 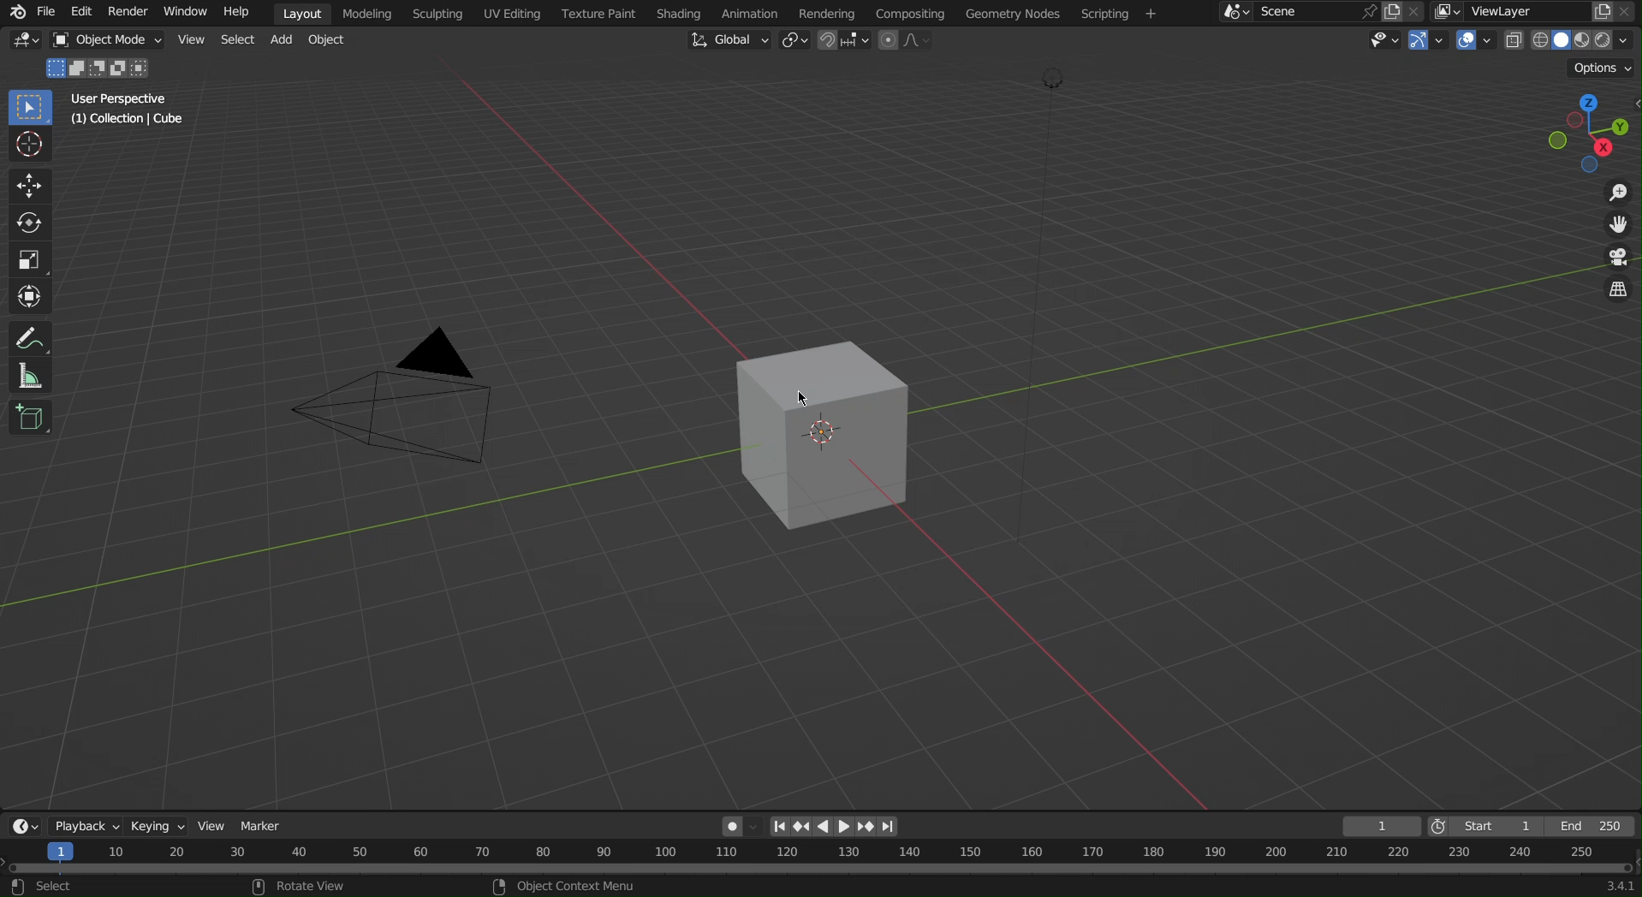 I want to click on 1, so click(x=1381, y=823).